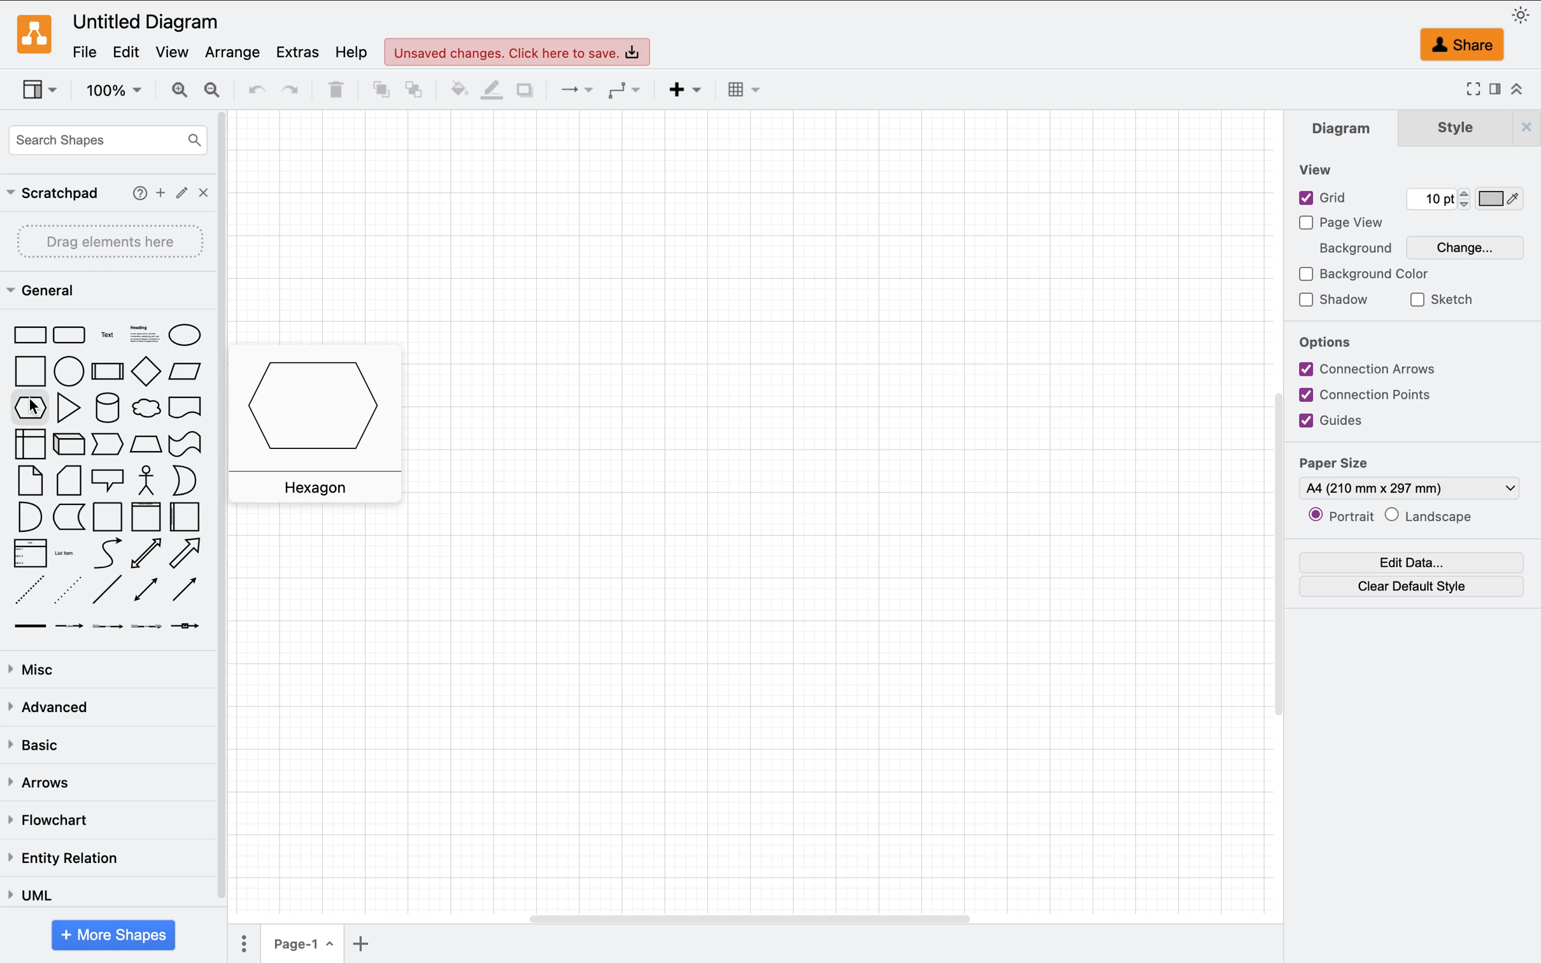 The height and width of the screenshot is (963, 1541). I want to click on callout, so click(106, 480).